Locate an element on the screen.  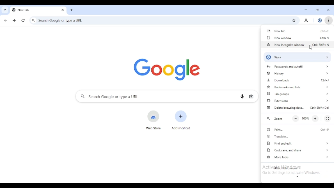
reload this page is located at coordinates (23, 20).